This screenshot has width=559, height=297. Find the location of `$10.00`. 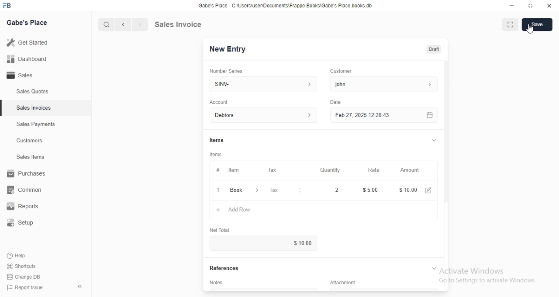

$10.00 is located at coordinates (306, 242).